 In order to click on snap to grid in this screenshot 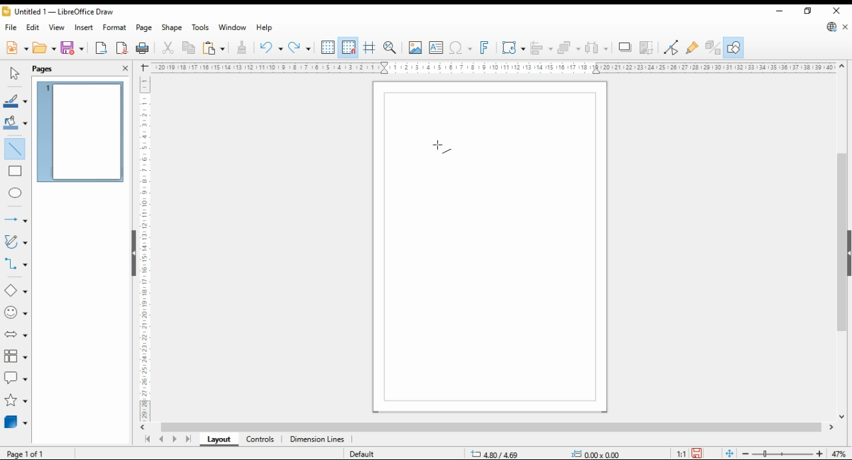, I will do `click(348, 48)`.